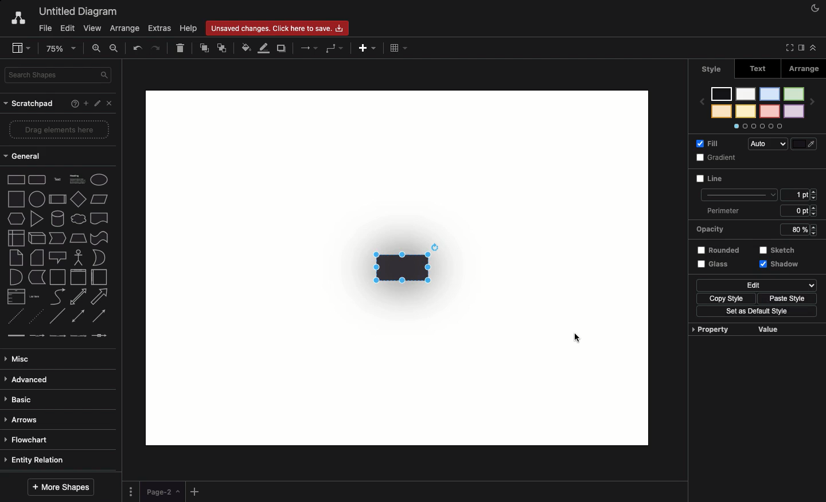 Image resolution: width=826 pixels, height=502 pixels. Describe the element at coordinates (36, 218) in the screenshot. I see `triangle` at that location.